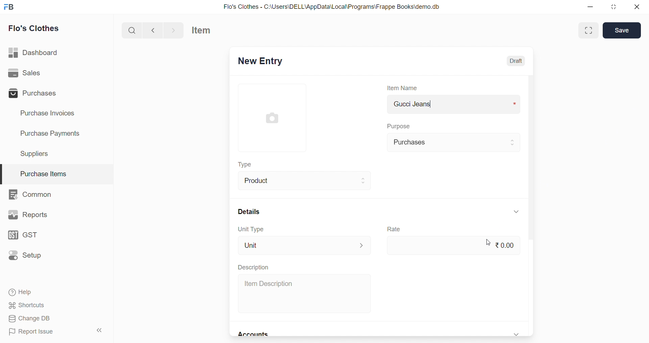 The width and height of the screenshot is (649, 343). What do you see at coordinates (34, 194) in the screenshot?
I see `Common` at bounding box center [34, 194].